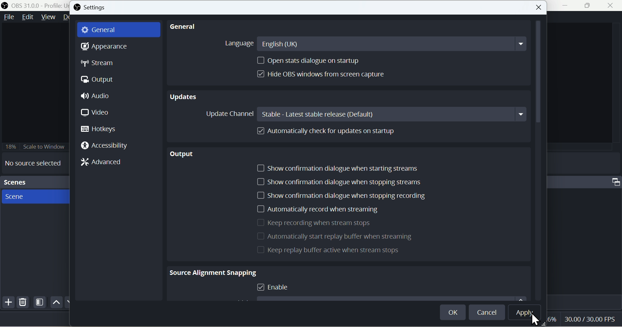 This screenshot has width=622, height=327. I want to click on Vertical Scrollbar, so click(538, 73).